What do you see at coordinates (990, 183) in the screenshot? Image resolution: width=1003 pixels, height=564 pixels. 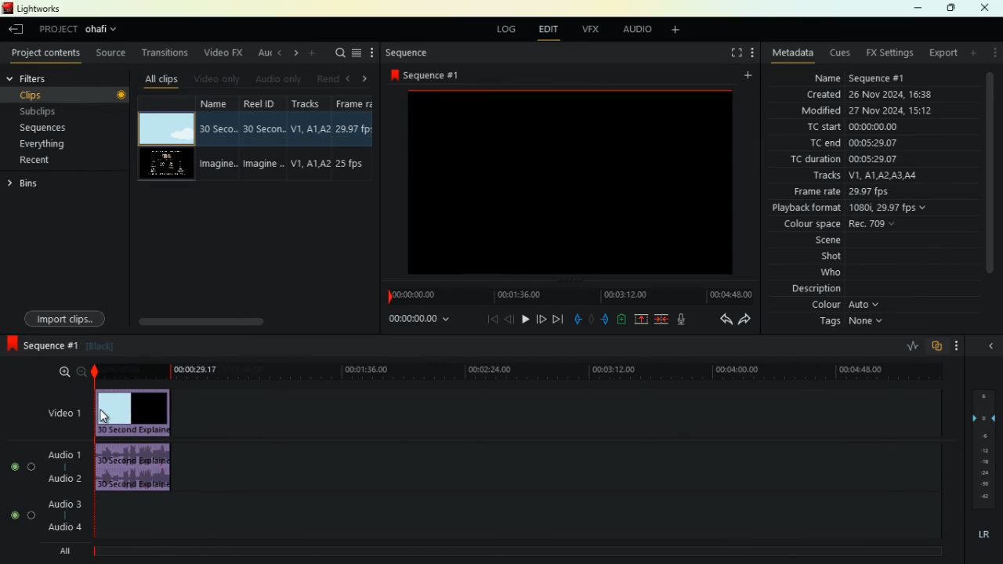 I see `vertical scroll bar` at bounding box center [990, 183].